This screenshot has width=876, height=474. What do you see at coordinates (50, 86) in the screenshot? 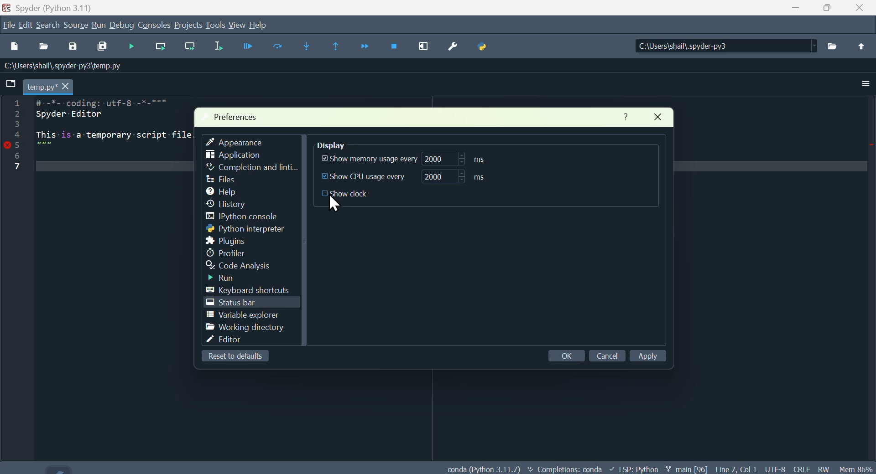
I see ` temp.py*` at bounding box center [50, 86].